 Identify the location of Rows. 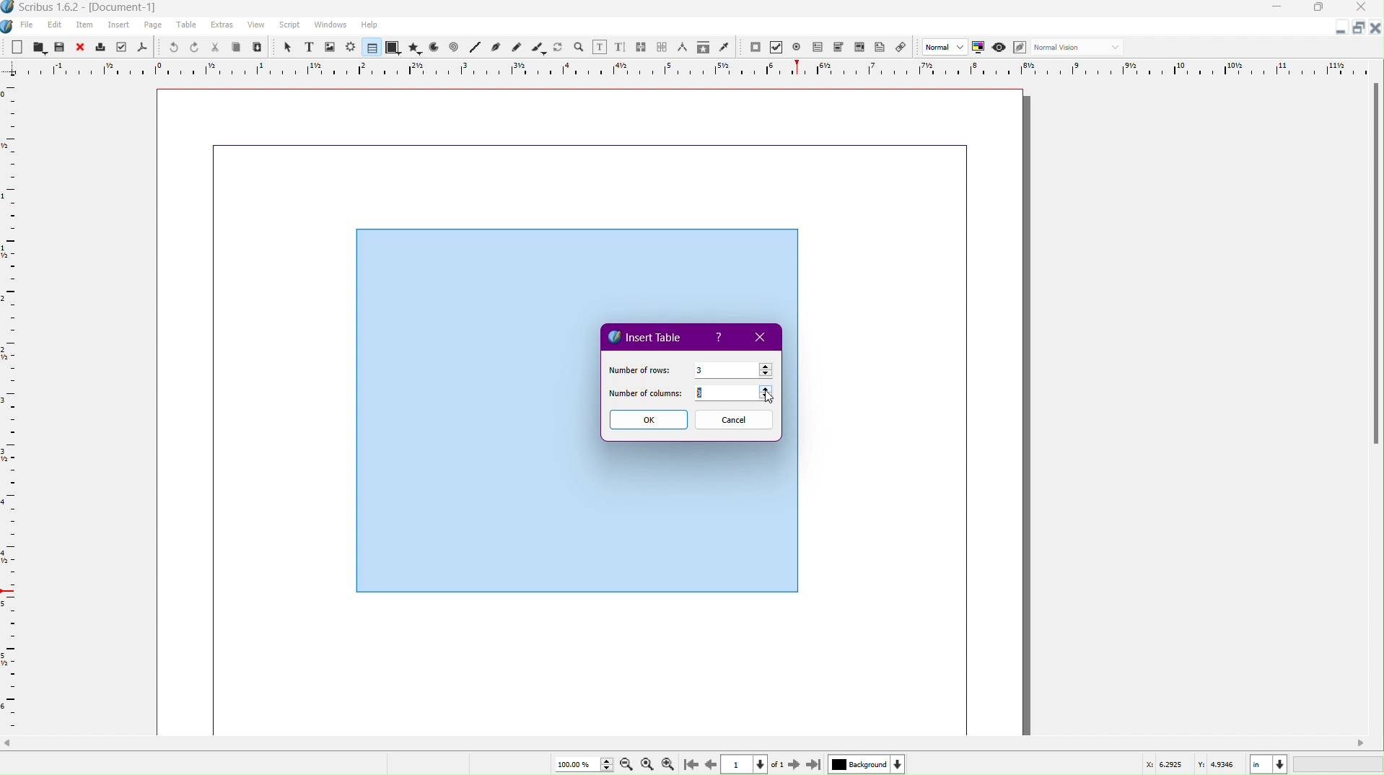
(733, 369).